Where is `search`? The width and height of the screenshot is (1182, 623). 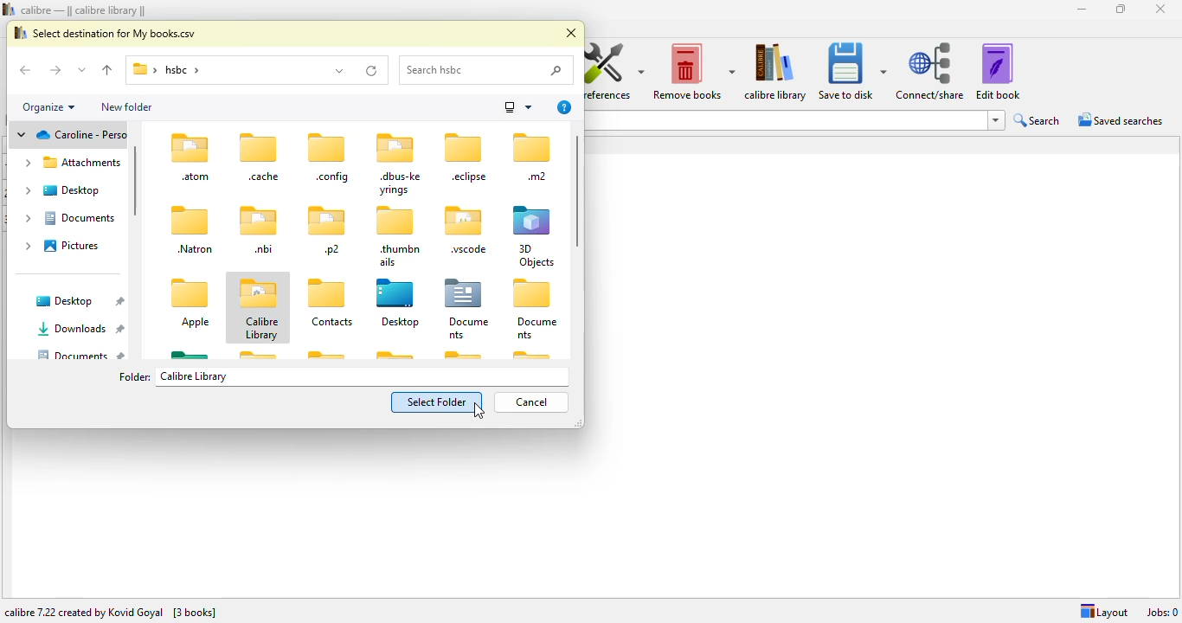
search is located at coordinates (1037, 120).